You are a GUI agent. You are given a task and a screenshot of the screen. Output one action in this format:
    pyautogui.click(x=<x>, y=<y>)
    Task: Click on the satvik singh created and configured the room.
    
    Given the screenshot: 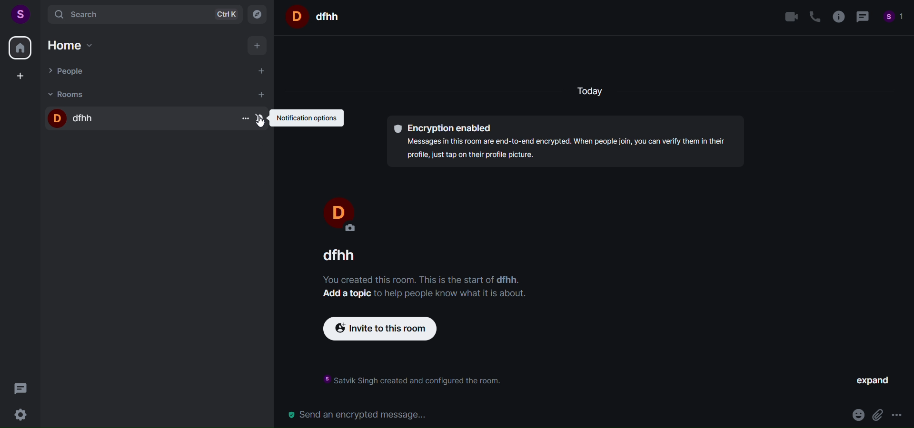 What is the action you would take?
    pyautogui.click(x=408, y=380)
    